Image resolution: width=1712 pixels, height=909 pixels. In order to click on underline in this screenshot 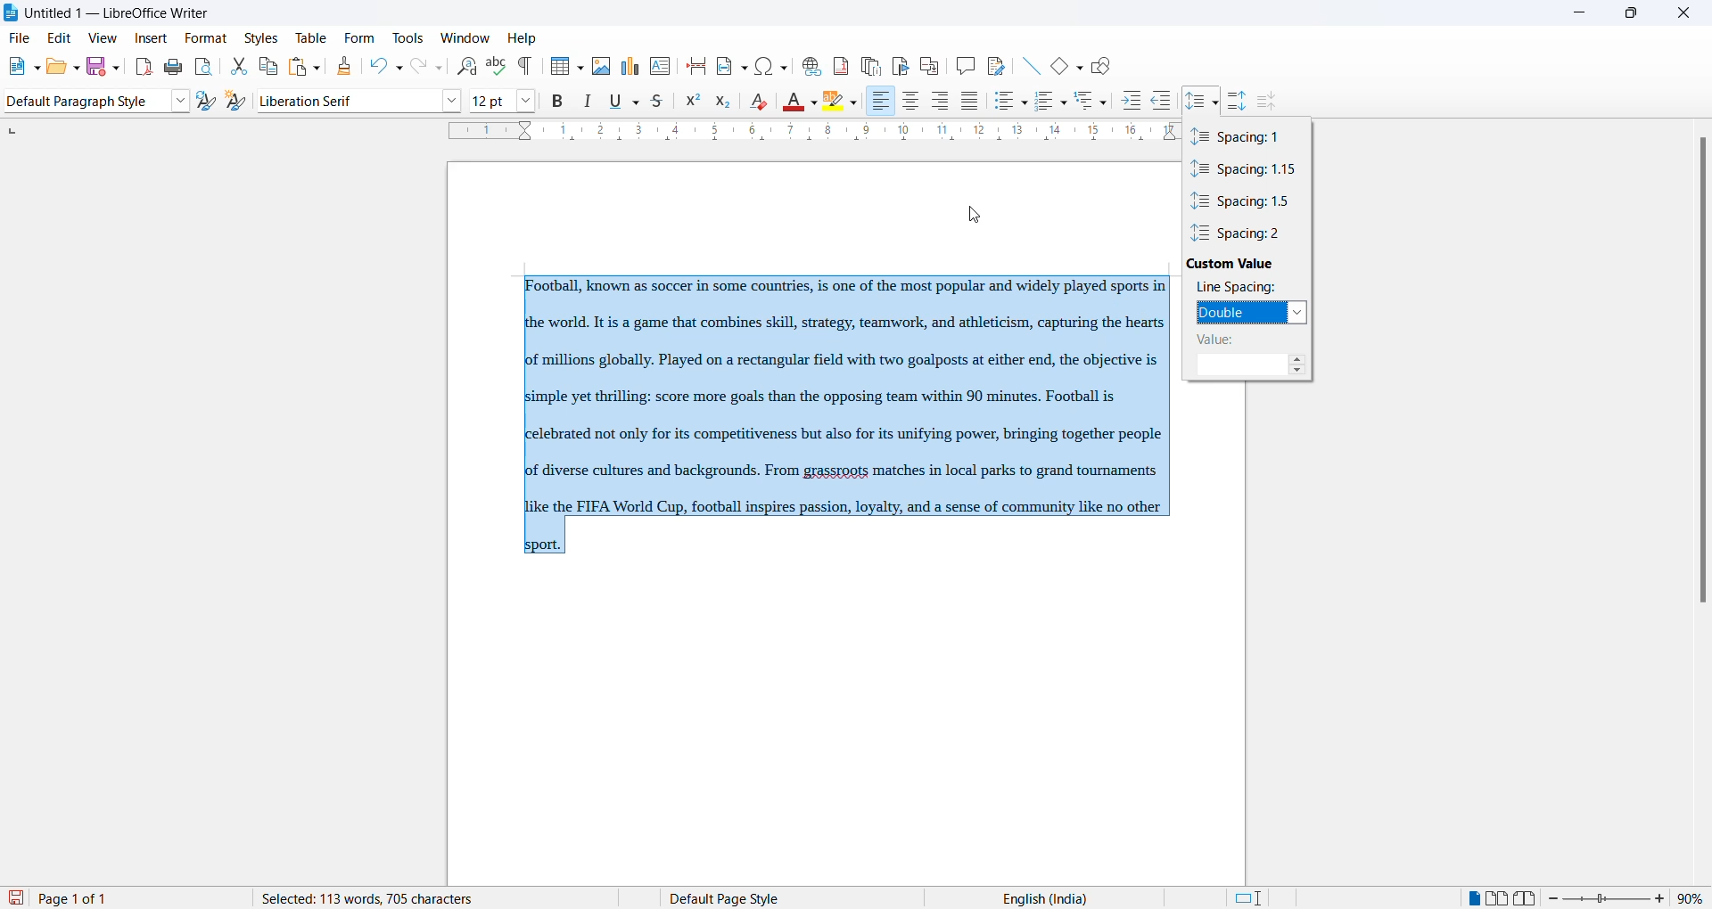, I will do `click(614, 99)`.